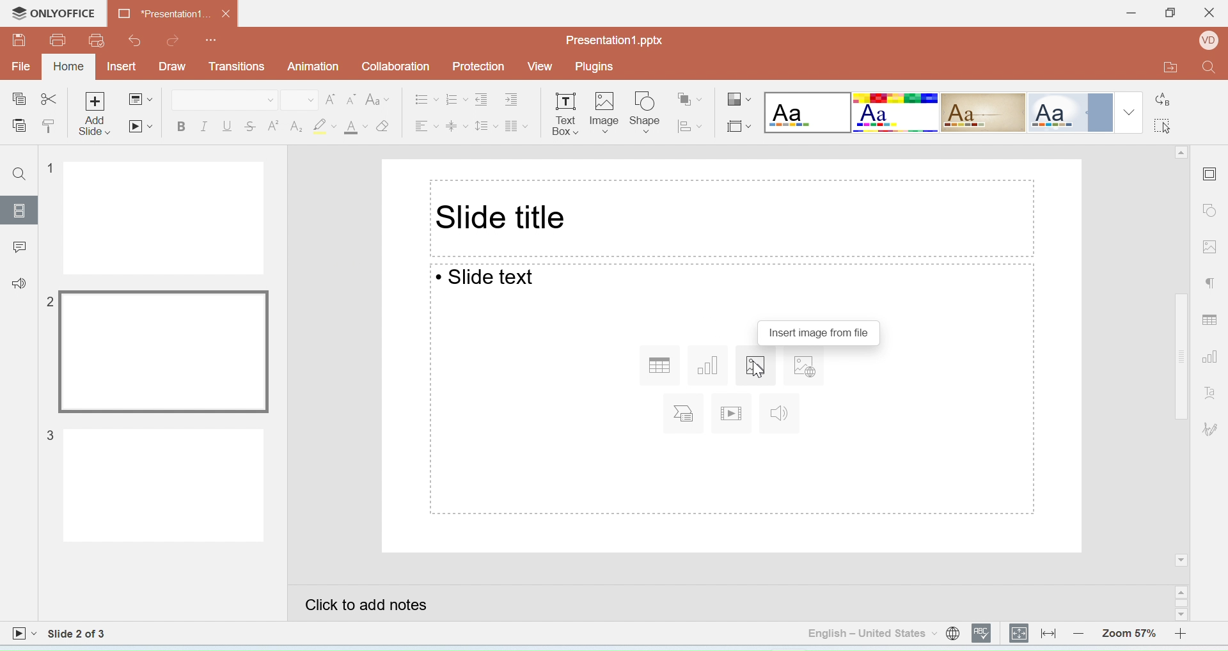 The width and height of the screenshot is (1228, 651). I want to click on Strikethrough, so click(251, 125).